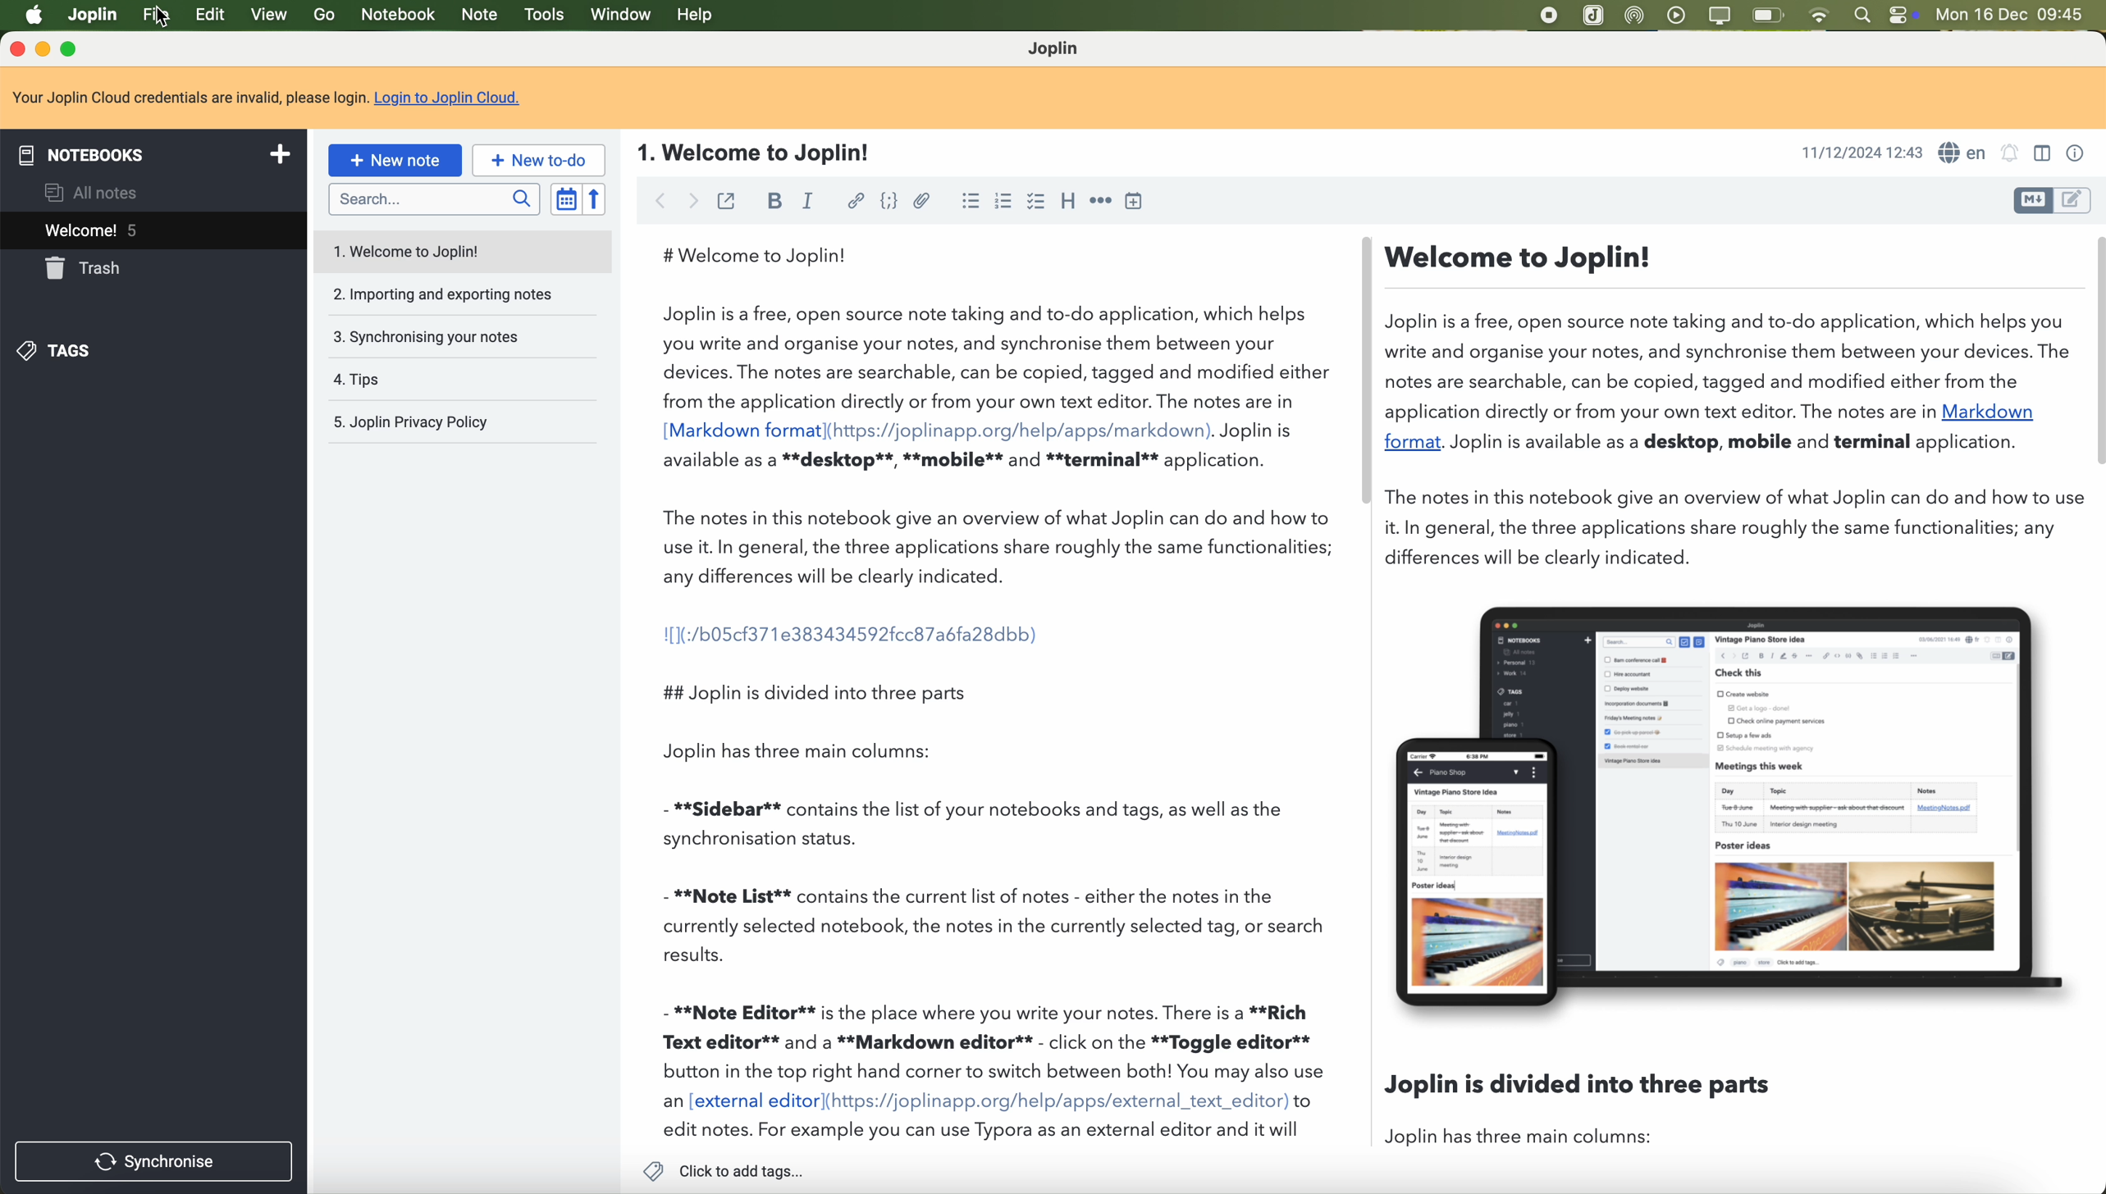 This screenshot has width=2106, height=1194. What do you see at coordinates (997, 926) in the screenshot?
I see `- **Note List** contains the current list of notes - either the notes in the
currently selected notebook, the notes in the currently selected tag, or search
results.` at bounding box center [997, 926].